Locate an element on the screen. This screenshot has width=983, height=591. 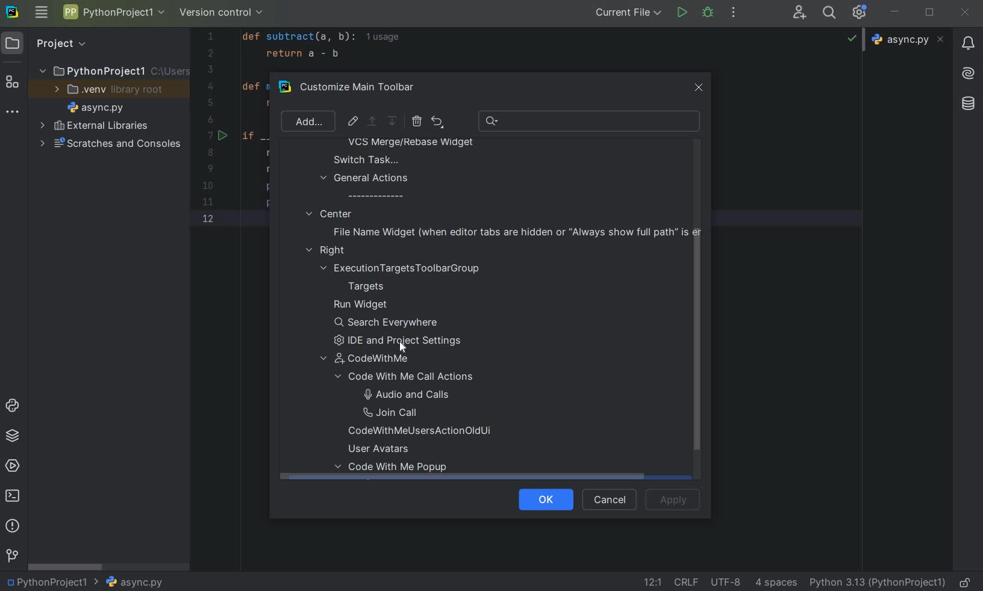
cancel is located at coordinates (607, 500).